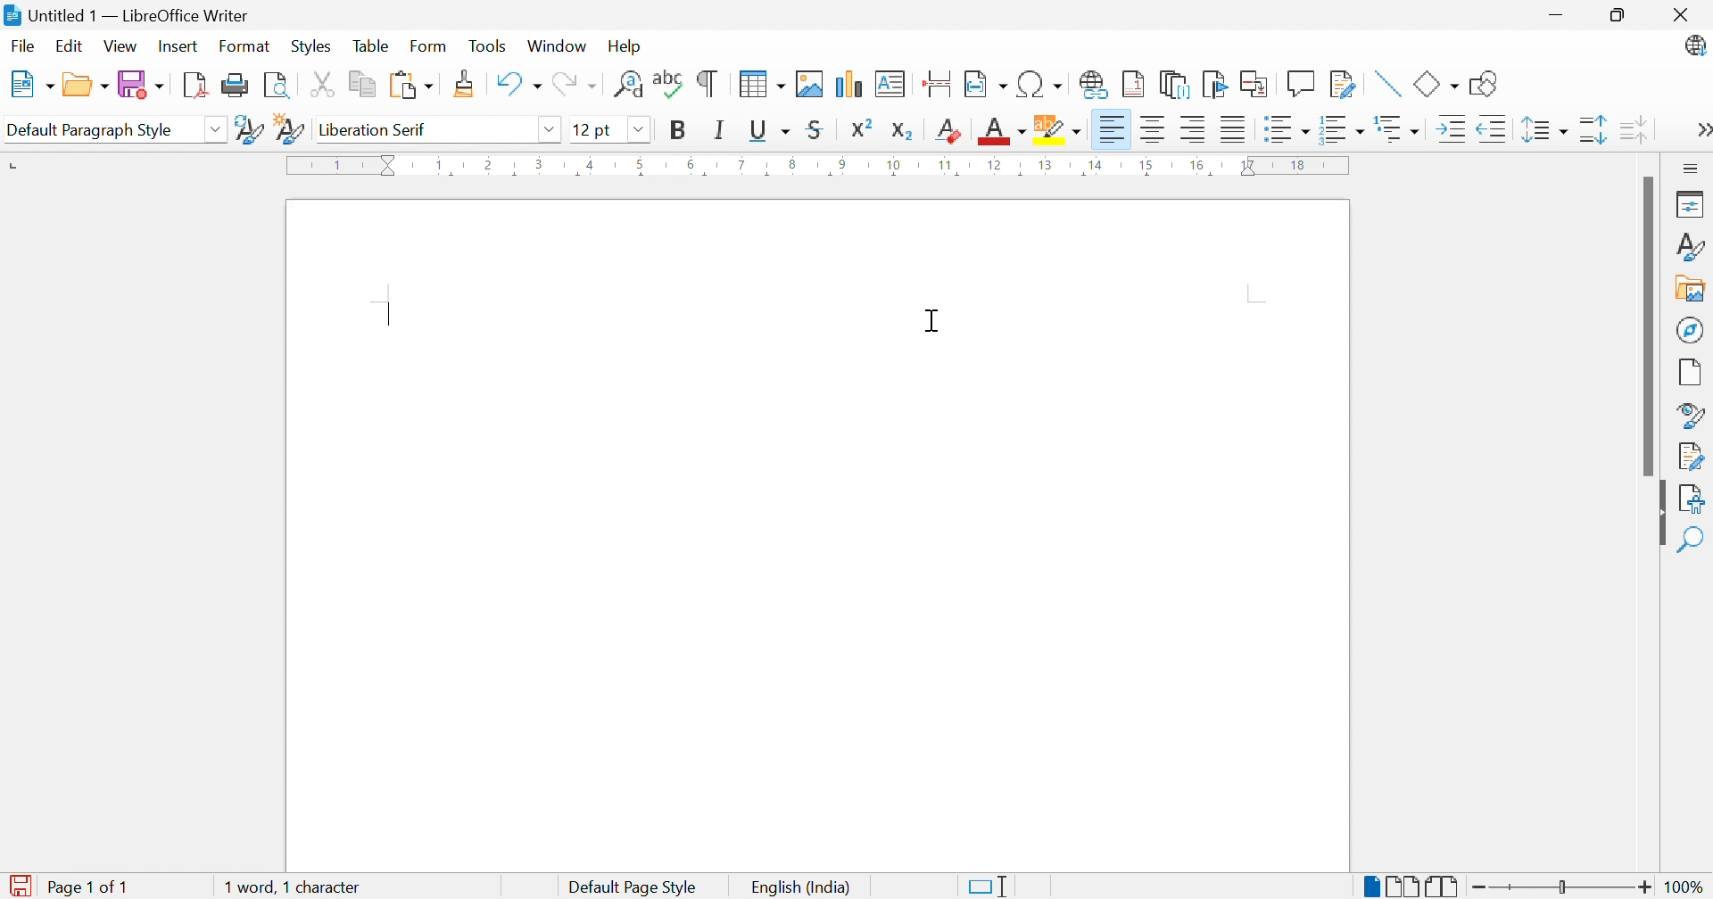  I want to click on Drop Down, so click(218, 131).